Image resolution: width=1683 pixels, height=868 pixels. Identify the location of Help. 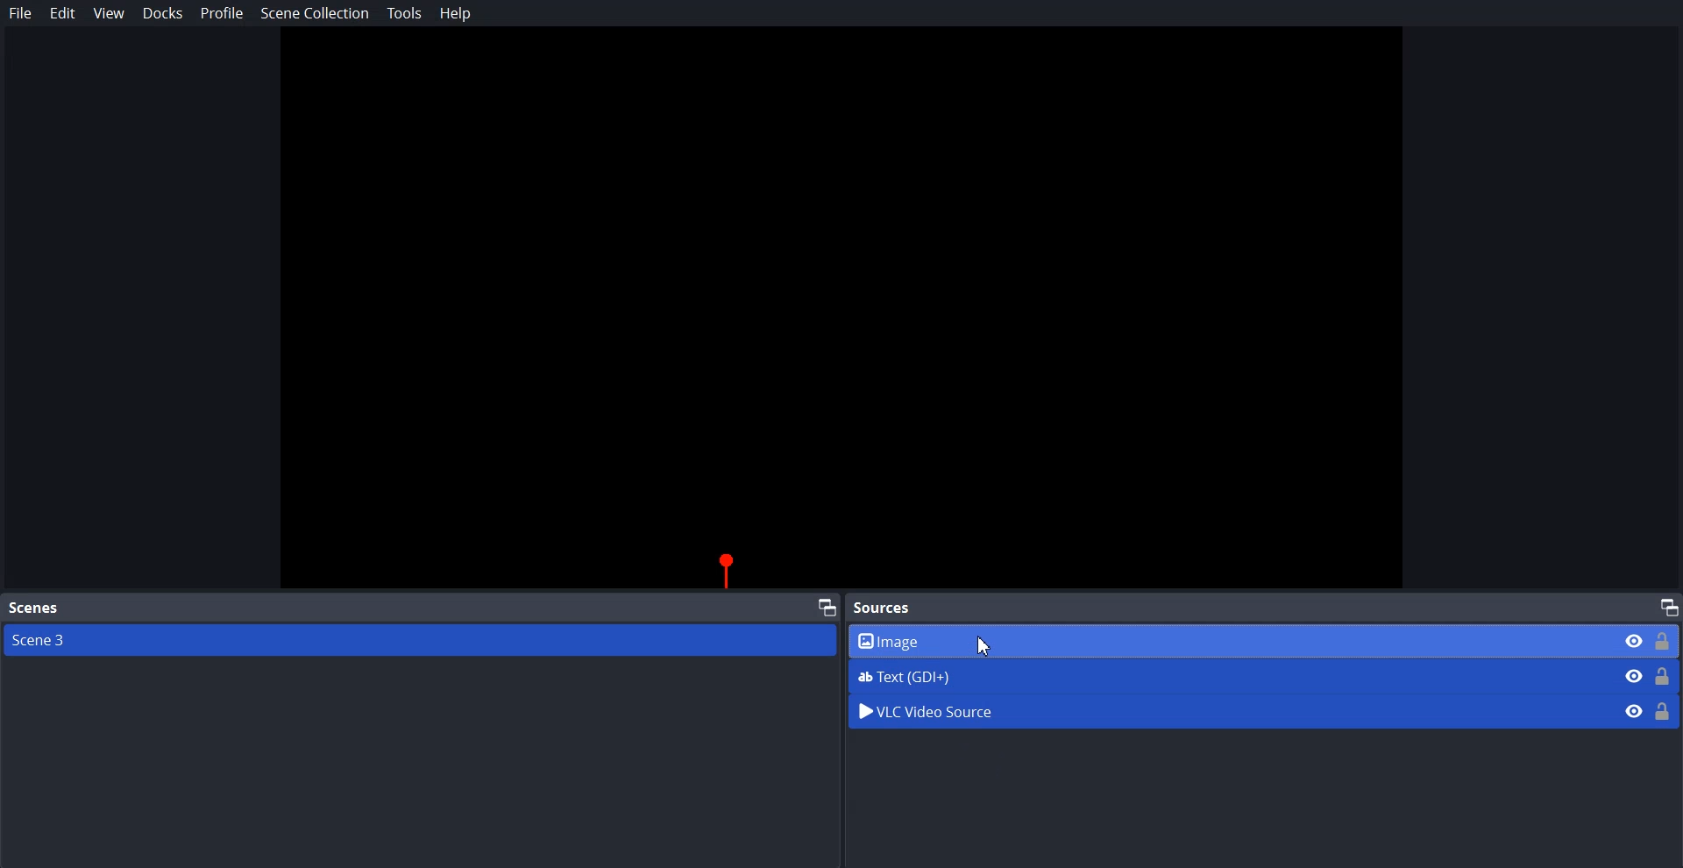
(456, 13).